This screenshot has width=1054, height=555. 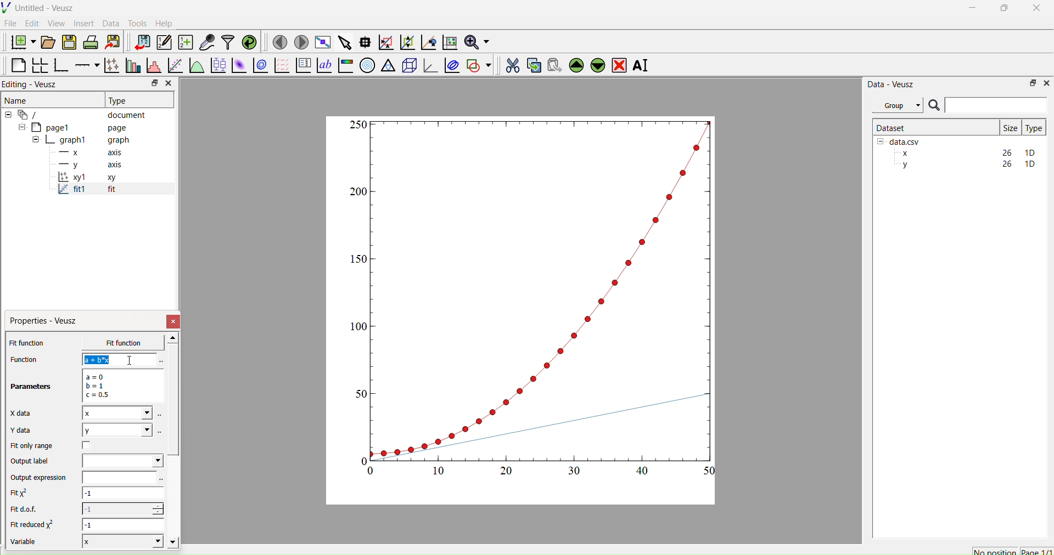 I want to click on a+b*x, so click(x=120, y=359).